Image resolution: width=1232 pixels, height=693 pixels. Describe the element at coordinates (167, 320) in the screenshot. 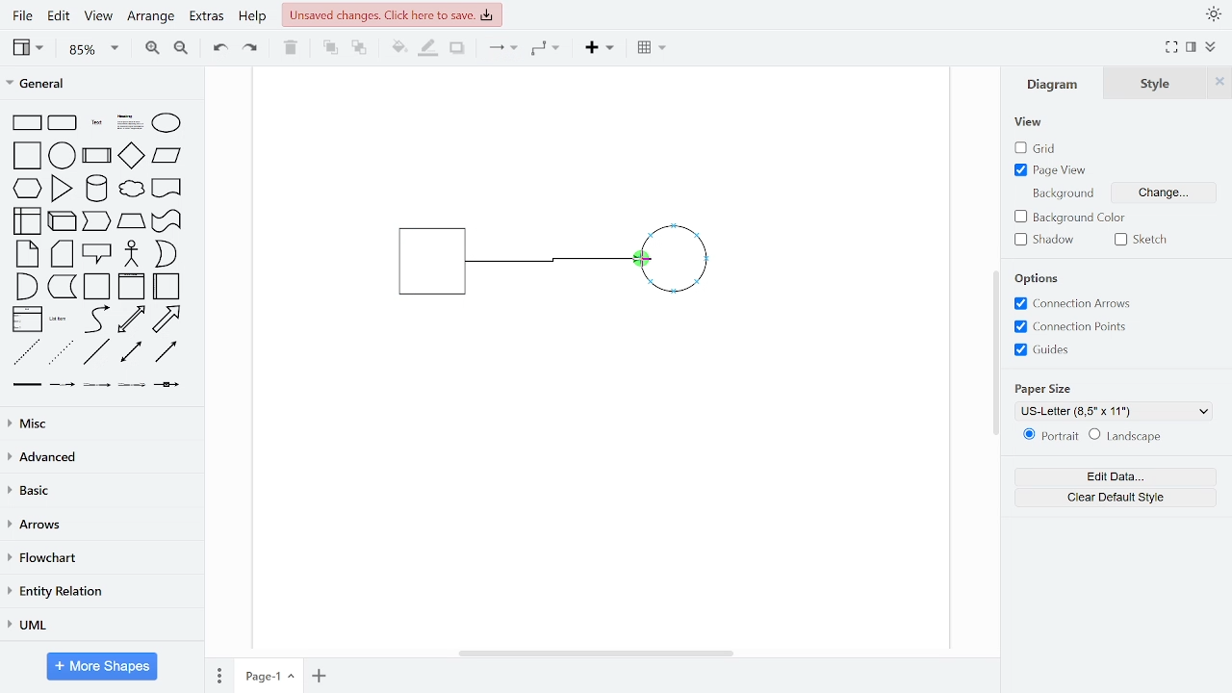

I see `arrow` at that location.